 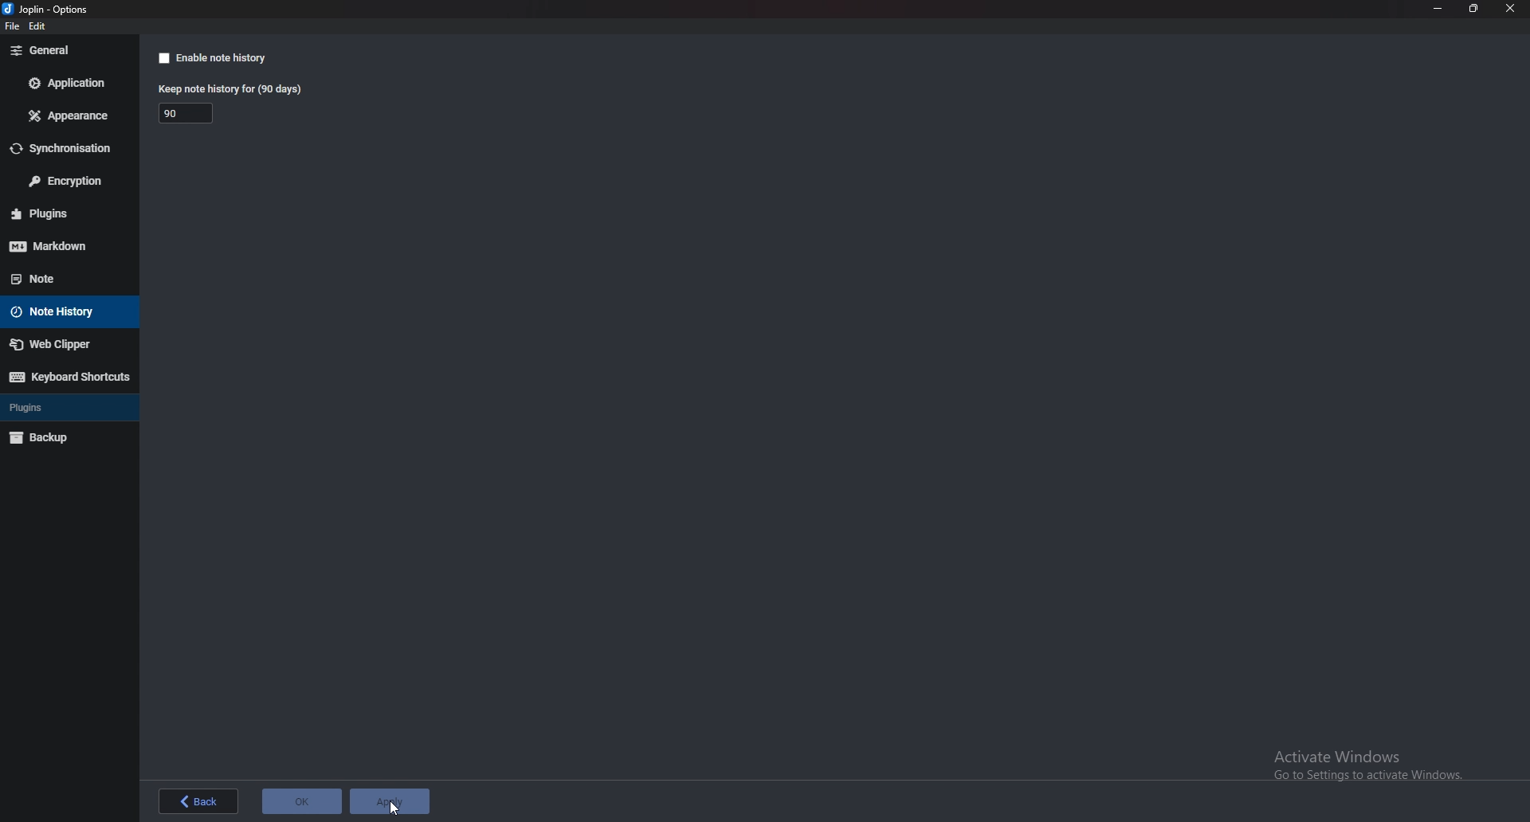 I want to click on minimize, so click(x=1439, y=8).